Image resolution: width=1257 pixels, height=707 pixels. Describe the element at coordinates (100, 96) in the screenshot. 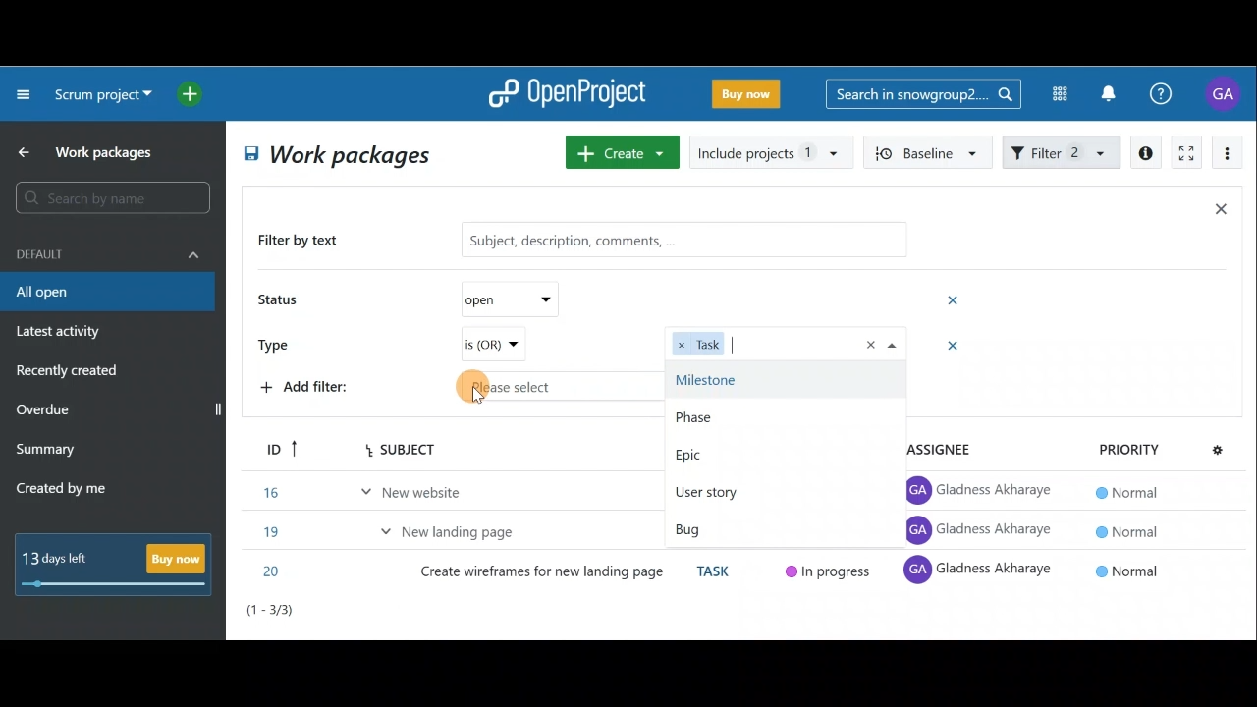

I see `Project name` at that location.